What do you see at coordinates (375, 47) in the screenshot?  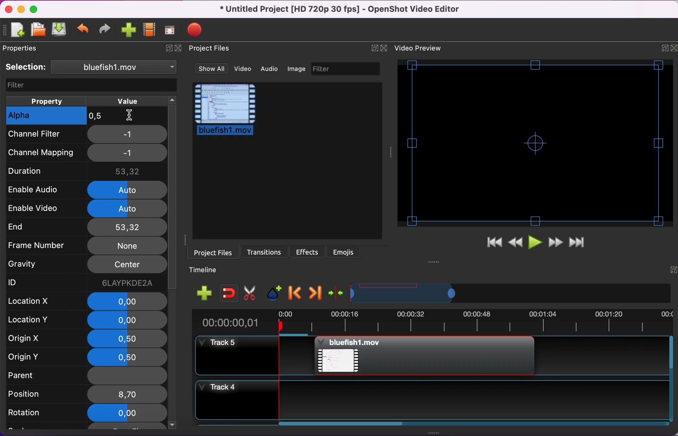 I see `expand/hide` at bounding box center [375, 47].